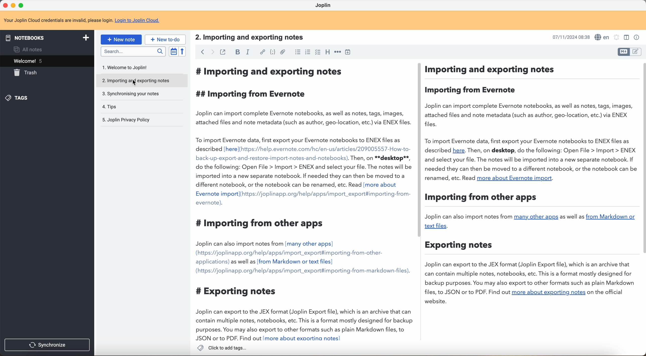 The image size is (646, 356). Describe the element at coordinates (420, 99) in the screenshot. I see `scroll bar` at that location.